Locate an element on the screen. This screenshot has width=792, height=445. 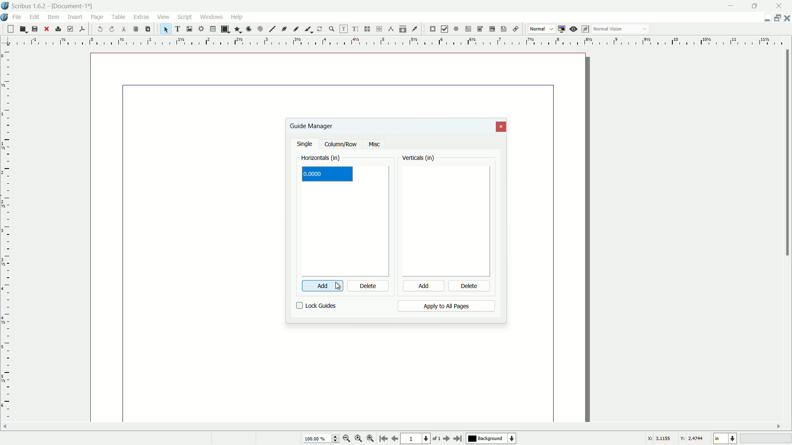
cursor is located at coordinates (97, 23).